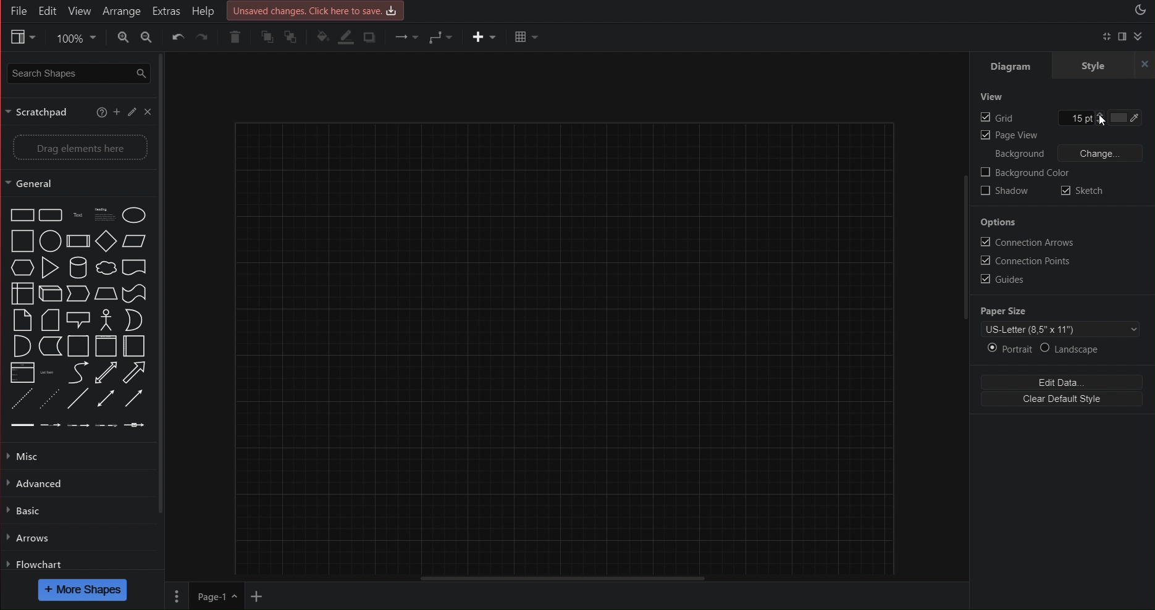 The image size is (1155, 610). I want to click on side header, so click(134, 345).